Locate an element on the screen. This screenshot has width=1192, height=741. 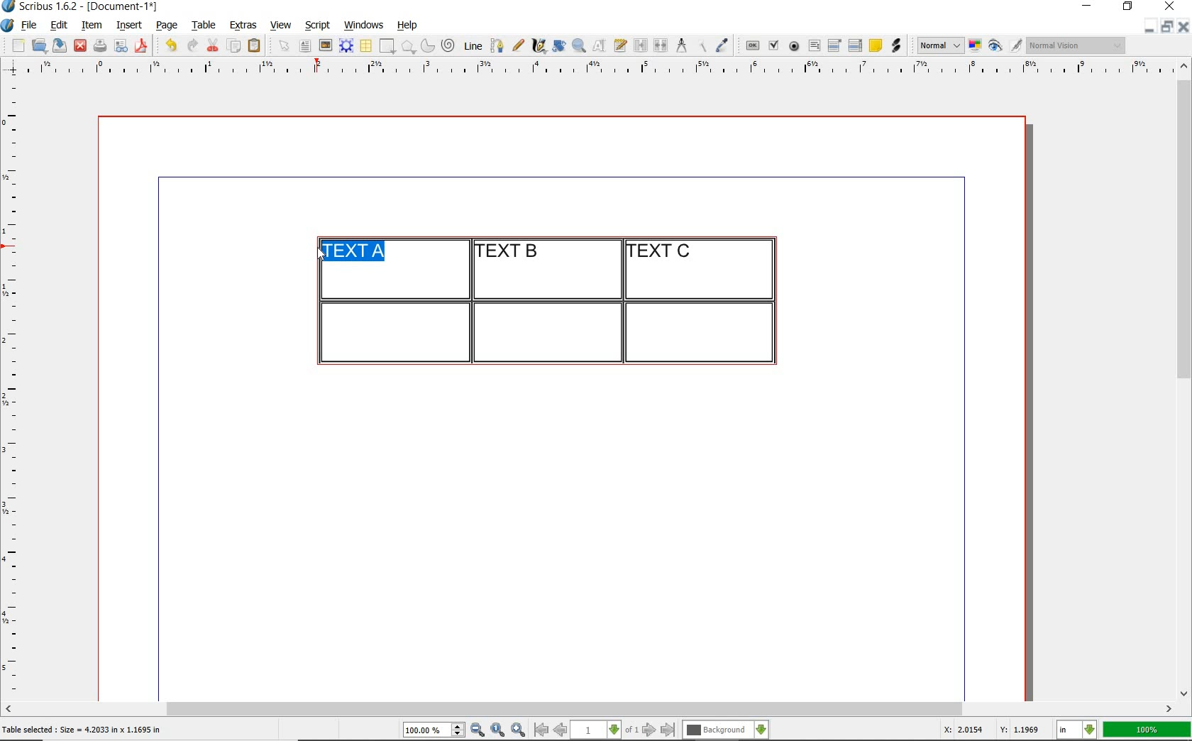
scrollbar is located at coordinates (1185, 378).